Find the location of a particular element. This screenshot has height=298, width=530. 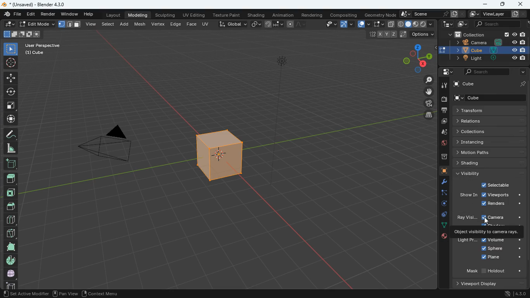

layers is located at coordinates (429, 116).